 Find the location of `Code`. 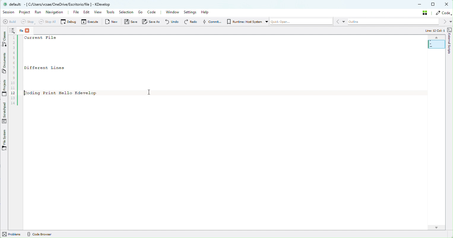

Code is located at coordinates (152, 12).